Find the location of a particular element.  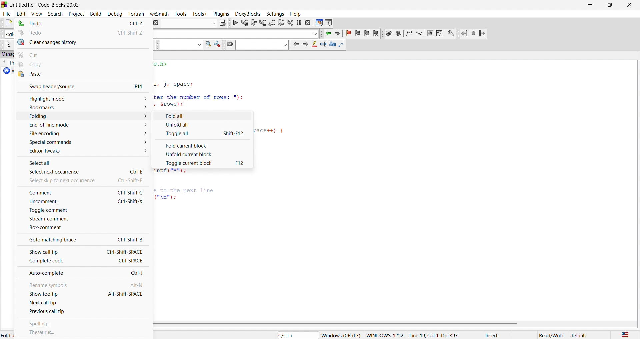

swap header/source is located at coordinates (81, 86).